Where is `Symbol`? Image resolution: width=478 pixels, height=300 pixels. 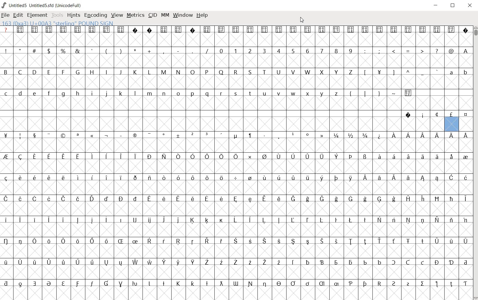 Symbol is located at coordinates (106, 284).